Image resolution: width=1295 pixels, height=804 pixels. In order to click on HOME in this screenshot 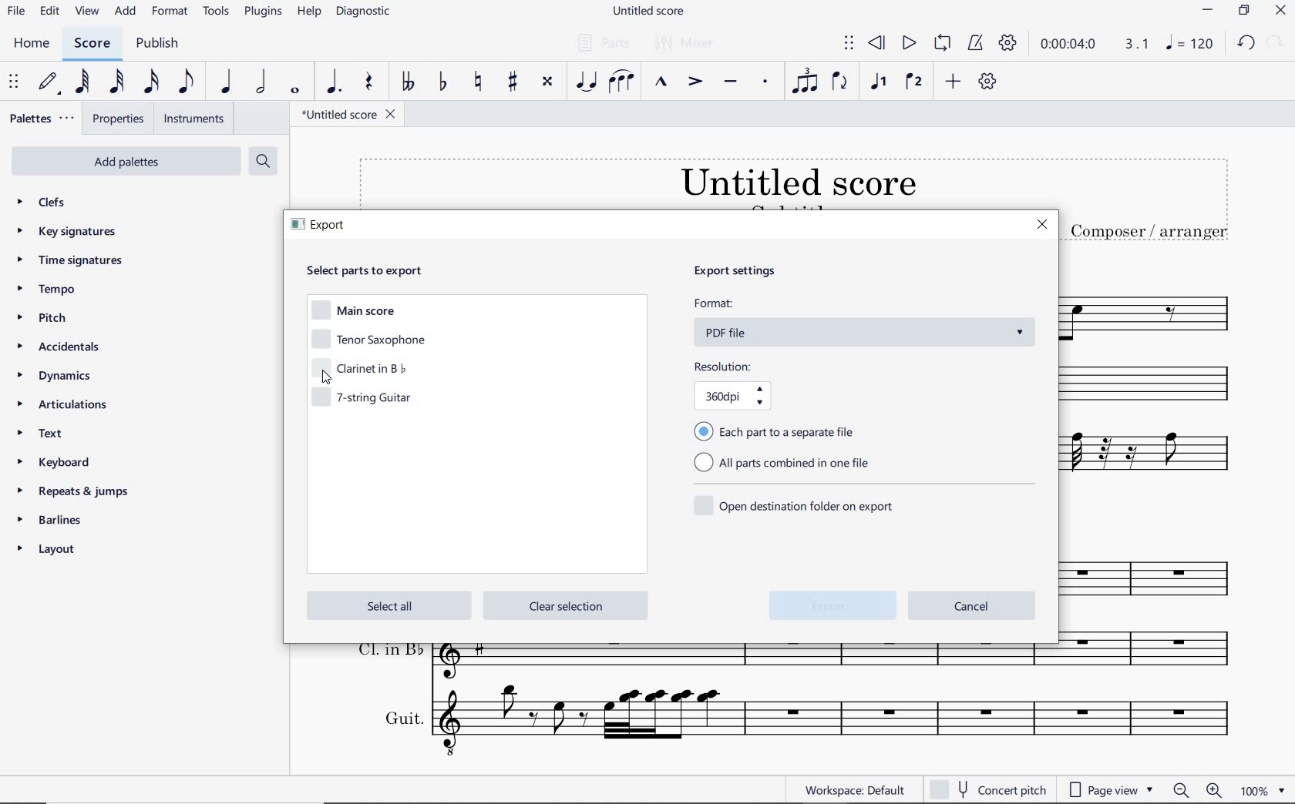, I will do `click(32, 44)`.